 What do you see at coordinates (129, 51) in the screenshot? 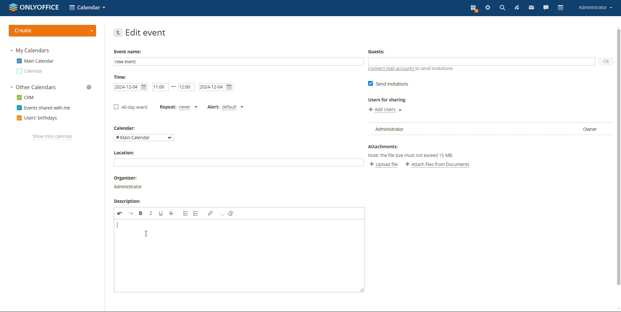
I see `Event name:` at bounding box center [129, 51].